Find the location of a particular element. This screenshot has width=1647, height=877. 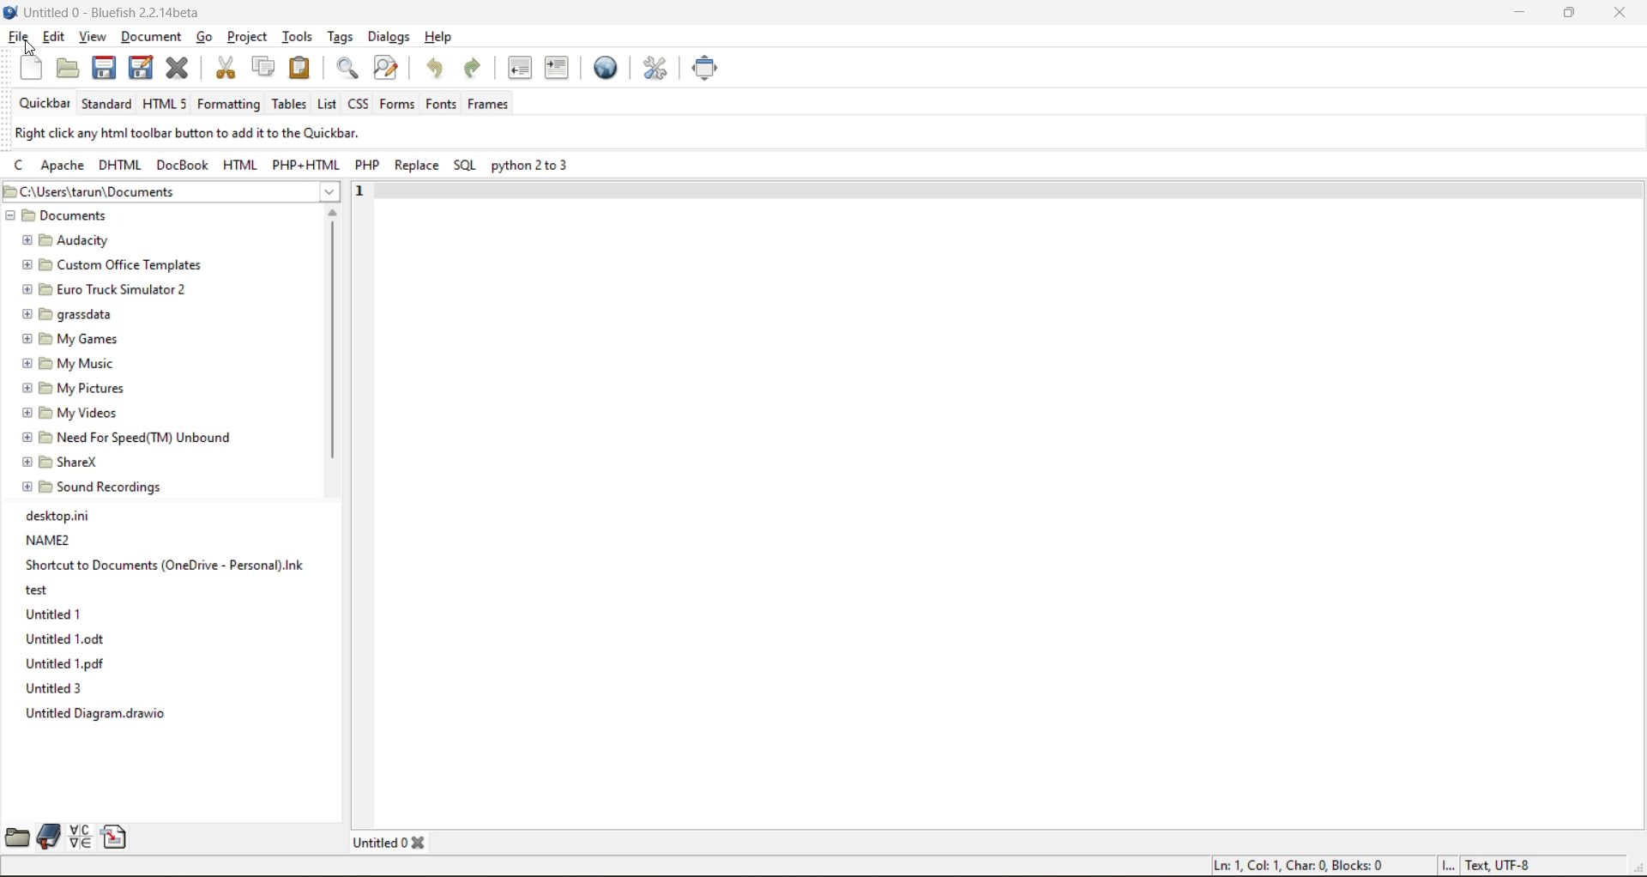

file name and app name is located at coordinates (132, 15).